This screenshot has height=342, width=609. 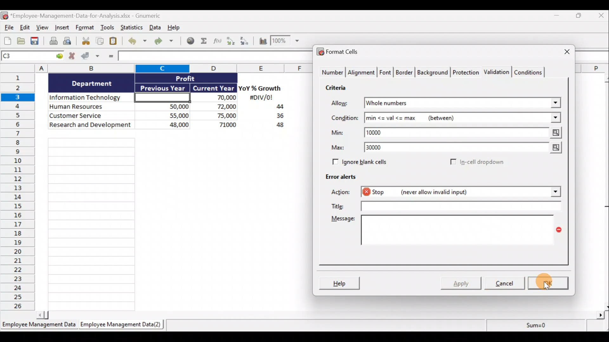 I want to click on Data, so click(x=154, y=27).